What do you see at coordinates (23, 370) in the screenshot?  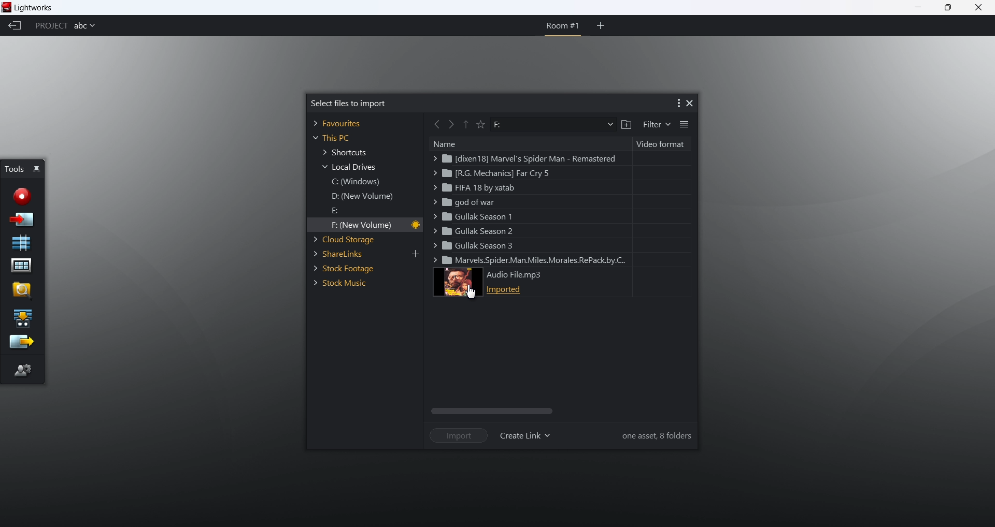 I see `editor preference` at bounding box center [23, 370].